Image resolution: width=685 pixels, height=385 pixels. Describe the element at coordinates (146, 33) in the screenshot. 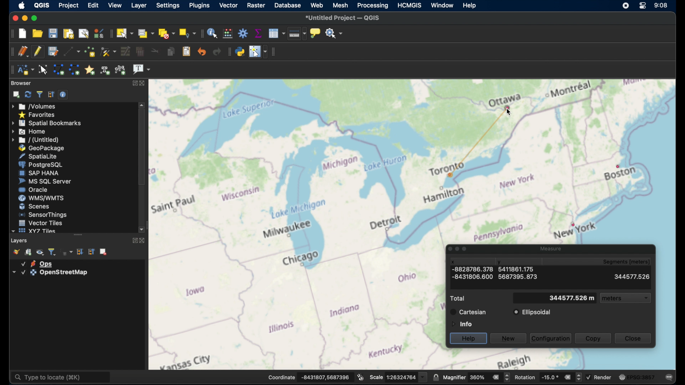

I see `select features by value` at that location.